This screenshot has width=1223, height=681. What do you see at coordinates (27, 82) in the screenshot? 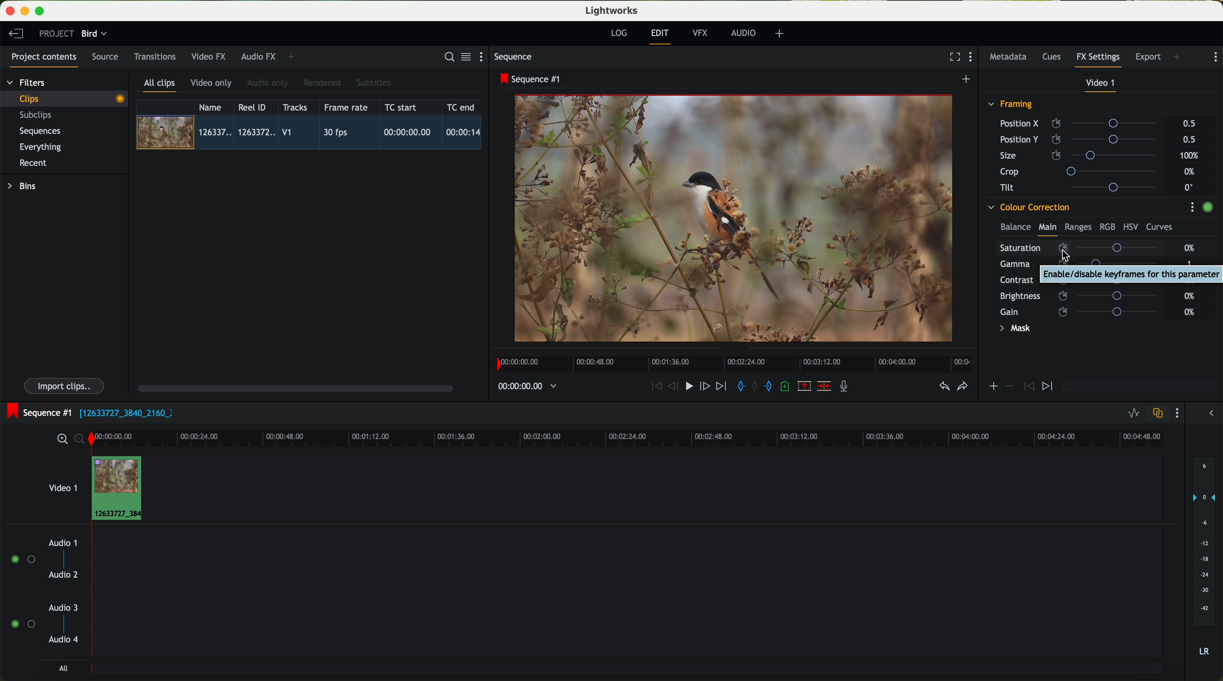
I see `filters` at bounding box center [27, 82].